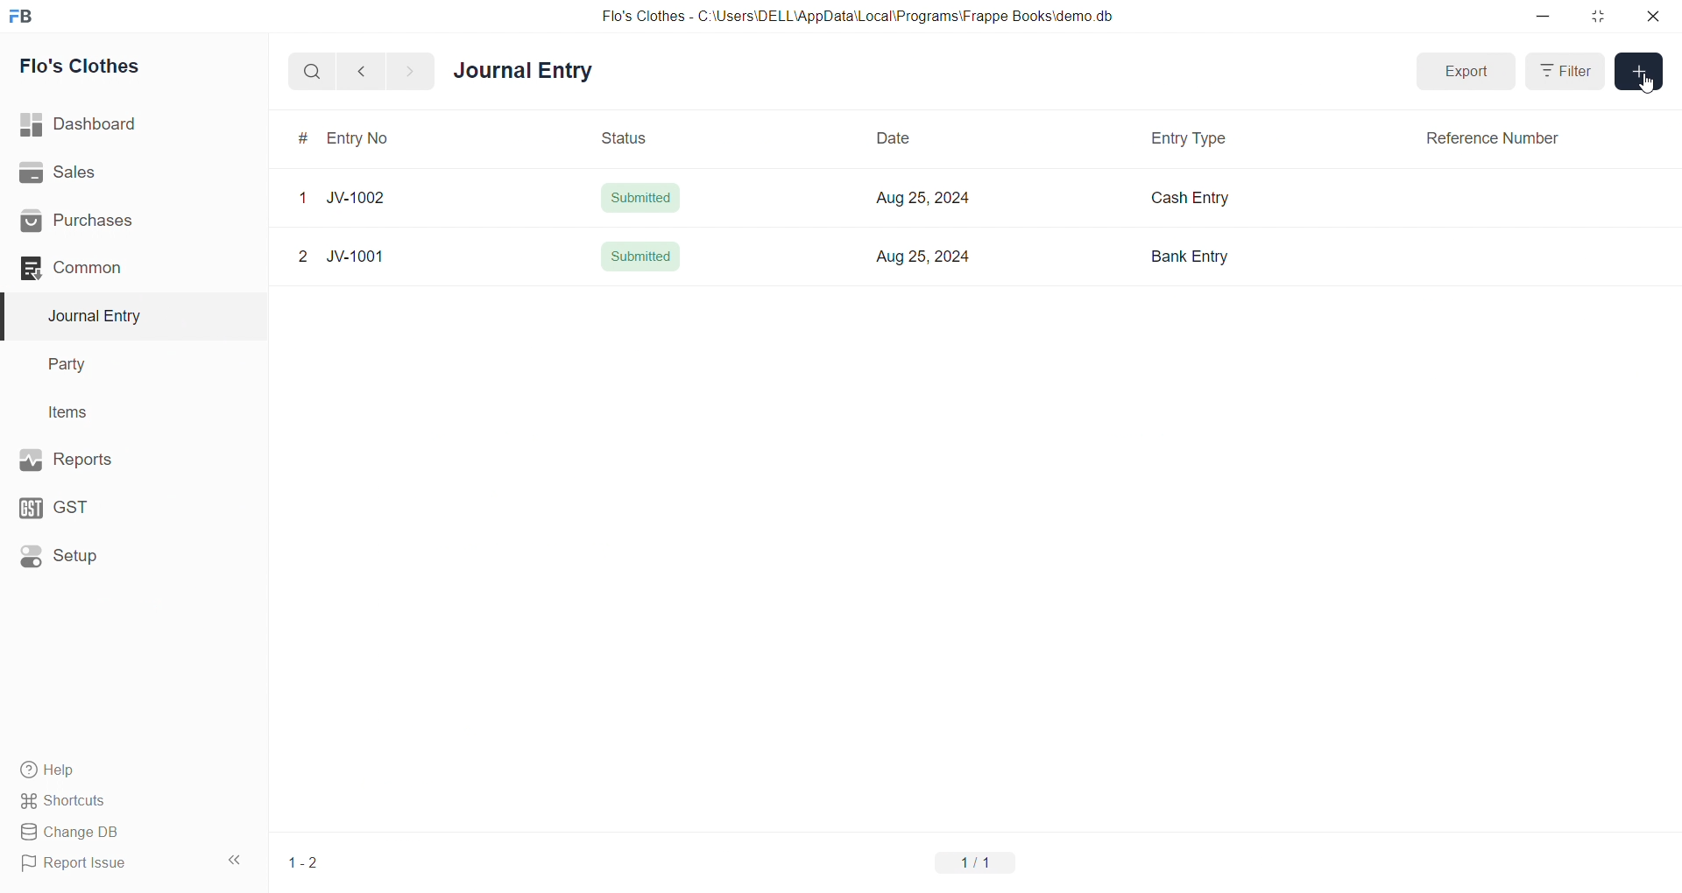  I want to click on close, so click(1652, 16).